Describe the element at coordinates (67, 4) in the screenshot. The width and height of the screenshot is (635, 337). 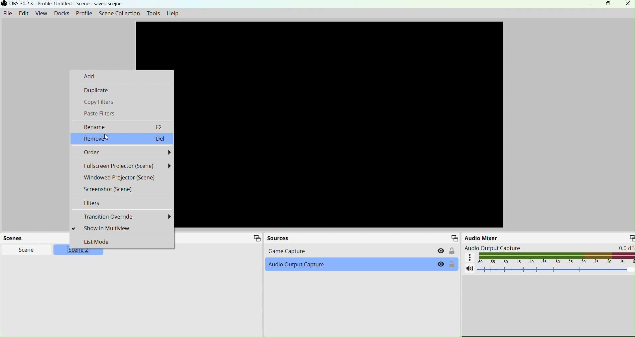
I see `OBS 30.2.3 - Profile: Untitled - Scenes: saved scejne` at that location.